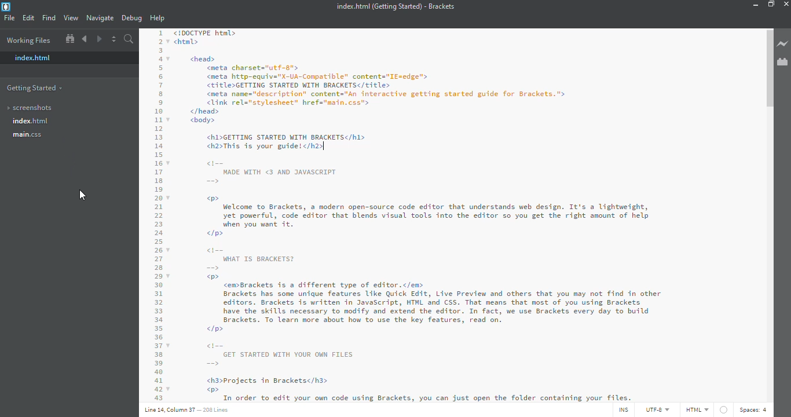 Image resolution: width=791 pixels, height=417 pixels. Describe the element at coordinates (789, 5) in the screenshot. I see `close` at that location.